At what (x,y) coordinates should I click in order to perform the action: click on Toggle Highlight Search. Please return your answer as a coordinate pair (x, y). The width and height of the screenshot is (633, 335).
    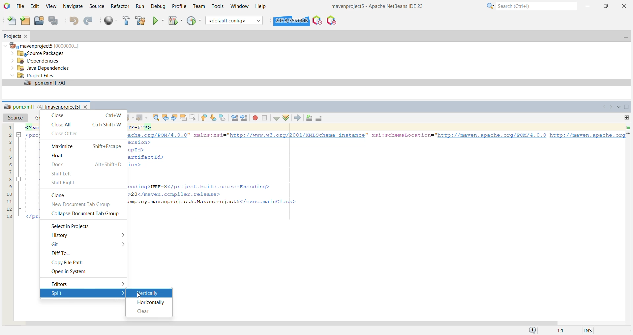
    Looking at the image, I should click on (183, 118).